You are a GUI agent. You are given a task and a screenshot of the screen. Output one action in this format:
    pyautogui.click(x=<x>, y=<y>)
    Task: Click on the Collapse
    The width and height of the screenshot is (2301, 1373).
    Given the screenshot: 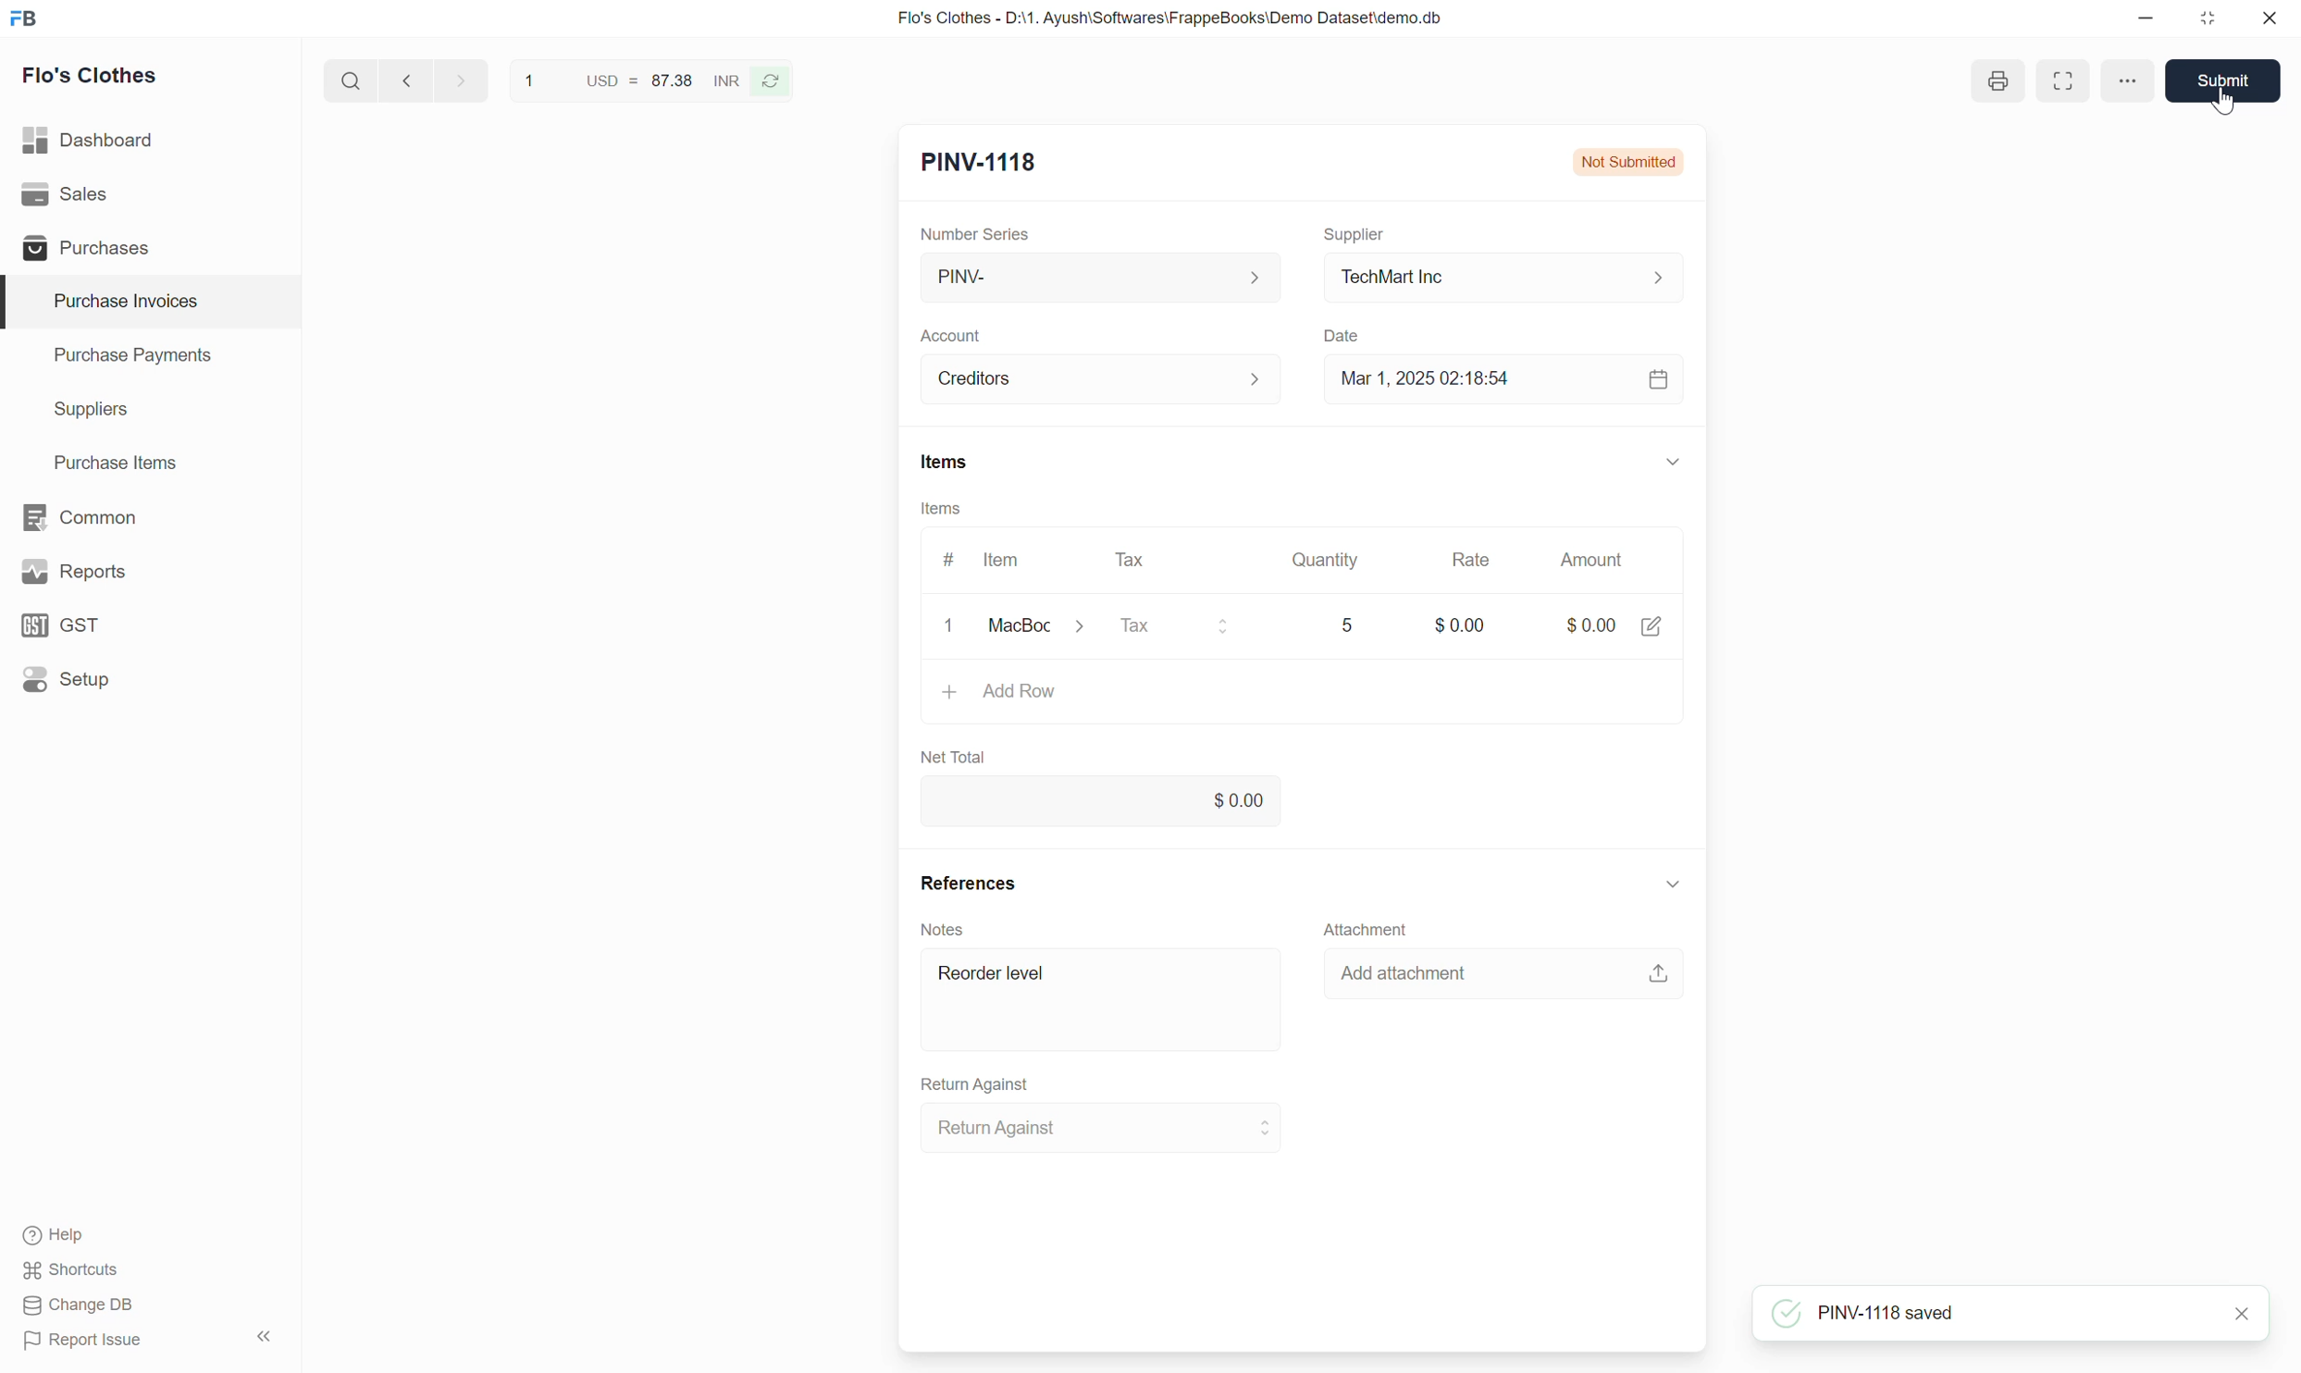 What is the action you would take?
    pyautogui.click(x=264, y=1336)
    